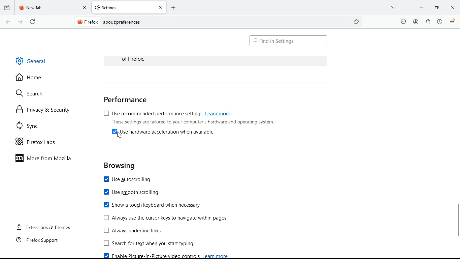 Image resolution: width=460 pixels, height=259 pixels. I want to click on use smooth scrolling, so click(133, 192).